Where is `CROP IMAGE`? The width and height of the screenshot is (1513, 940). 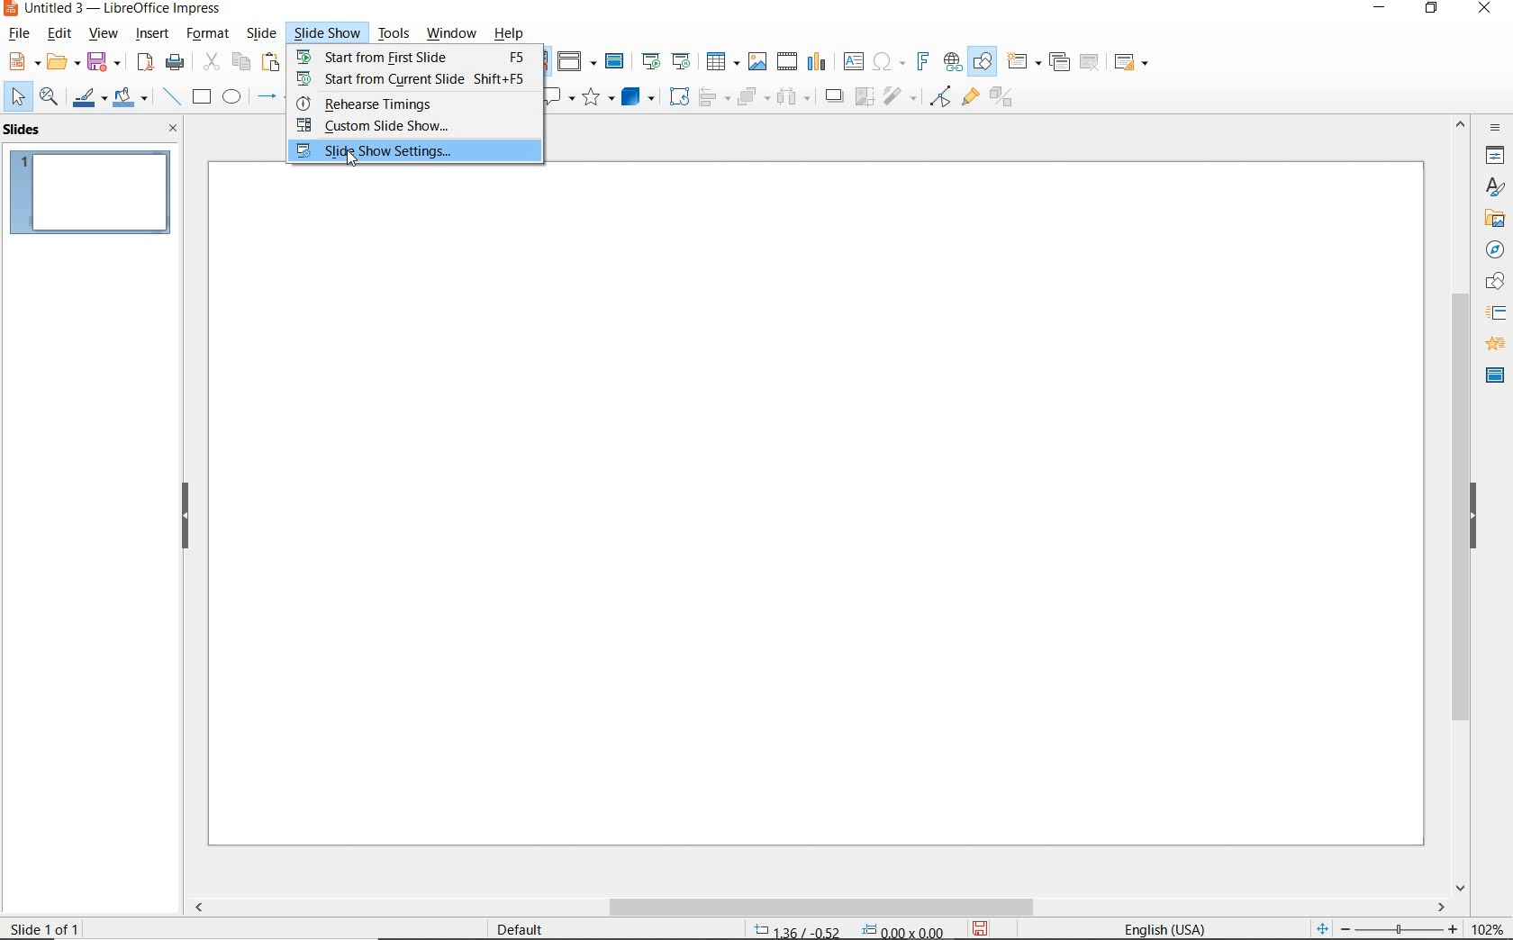
CROP IMAGE is located at coordinates (863, 97).